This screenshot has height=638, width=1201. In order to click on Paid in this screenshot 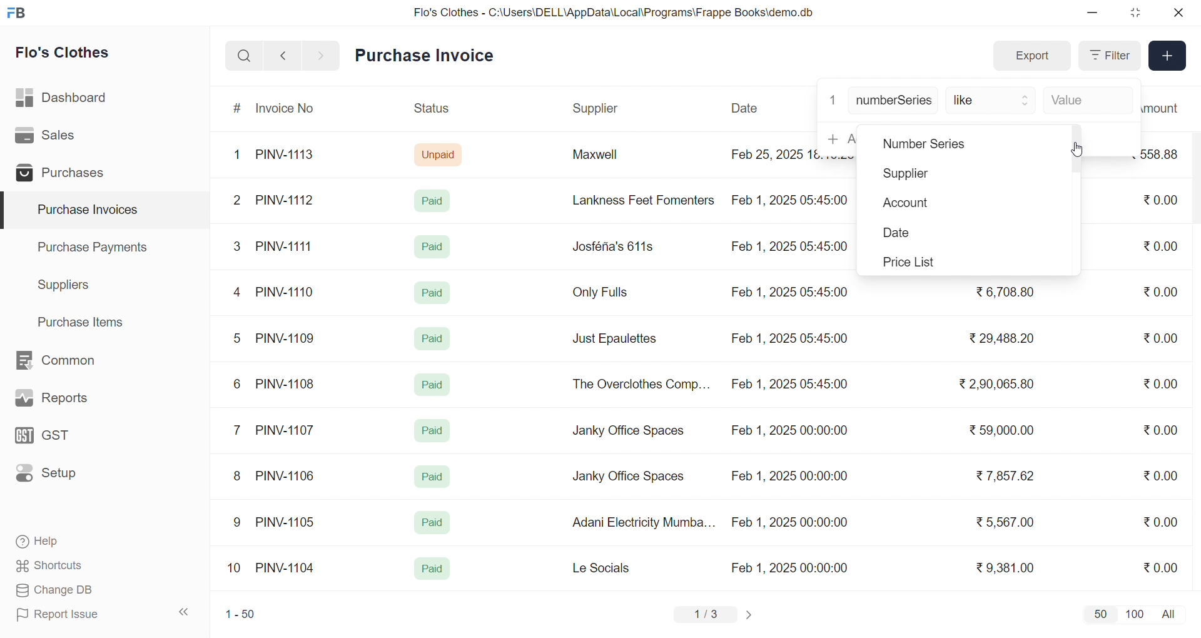, I will do `click(431, 291)`.